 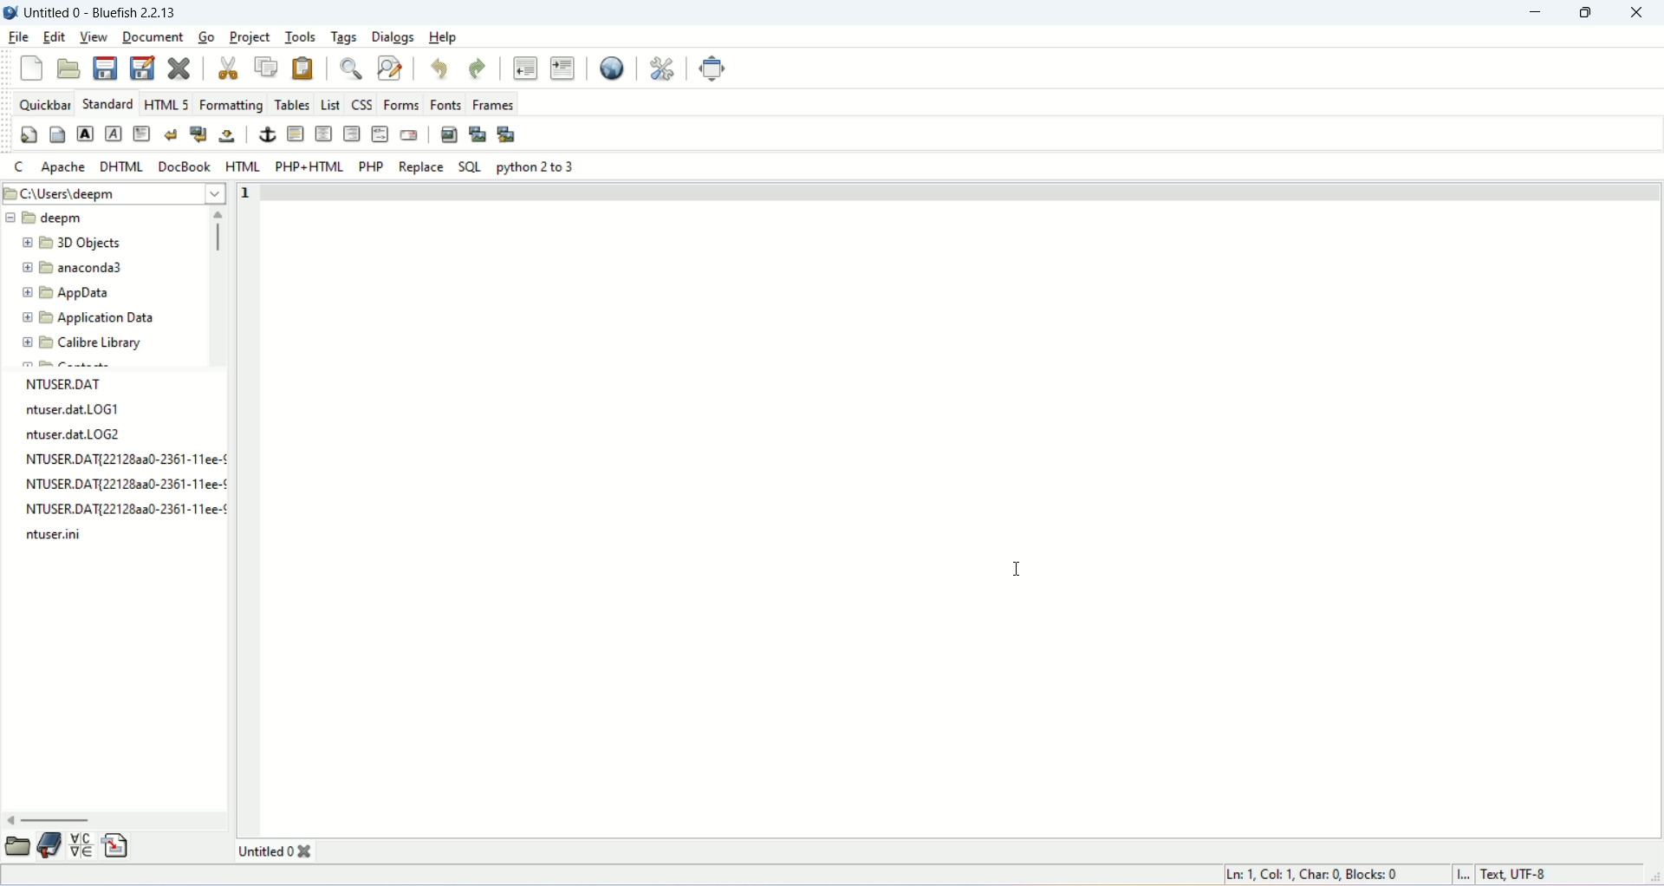 What do you see at coordinates (714, 70) in the screenshot?
I see `fullscreen` at bounding box center [714, 70].